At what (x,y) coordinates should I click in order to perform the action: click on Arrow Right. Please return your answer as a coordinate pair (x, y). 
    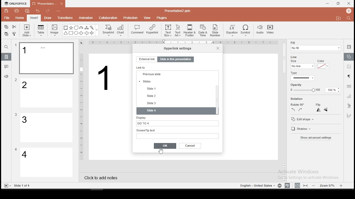
    Looking at the image, I should click on (82, 33).